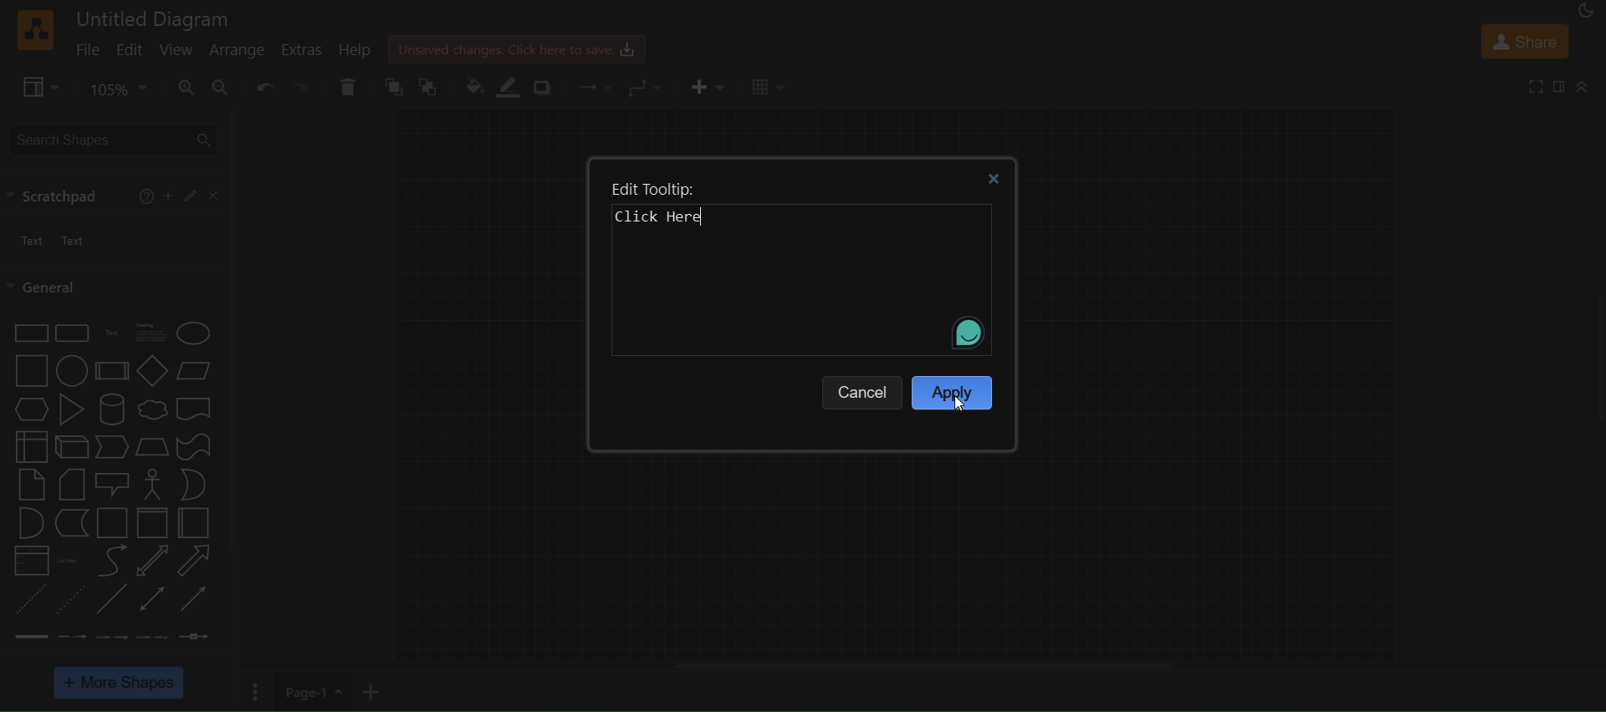 The height and width of the screenshot is (712, 1606). I want to click on cursor, so click(962, 405).